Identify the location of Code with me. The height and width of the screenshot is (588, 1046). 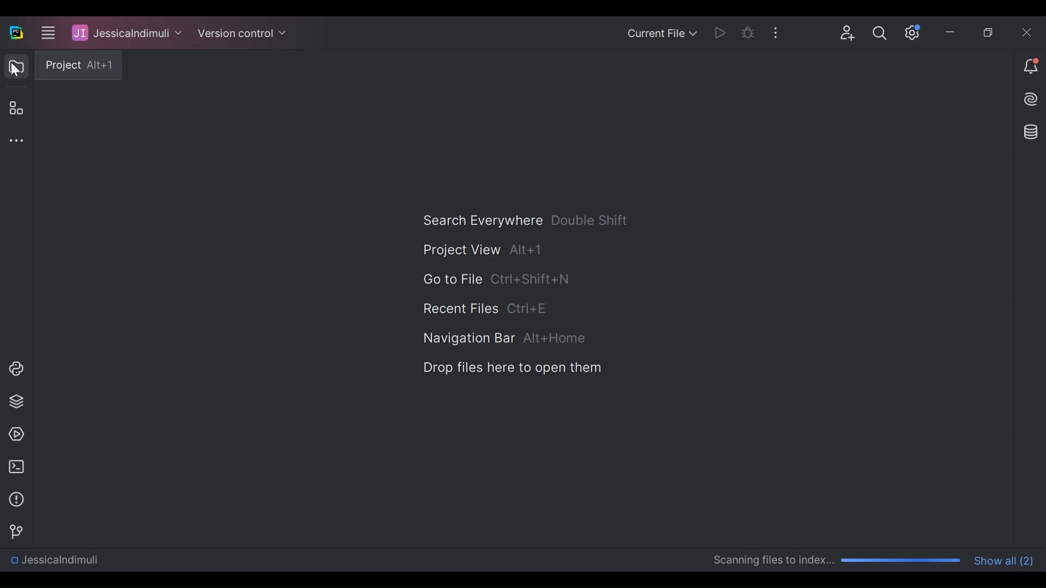
(847, 32).